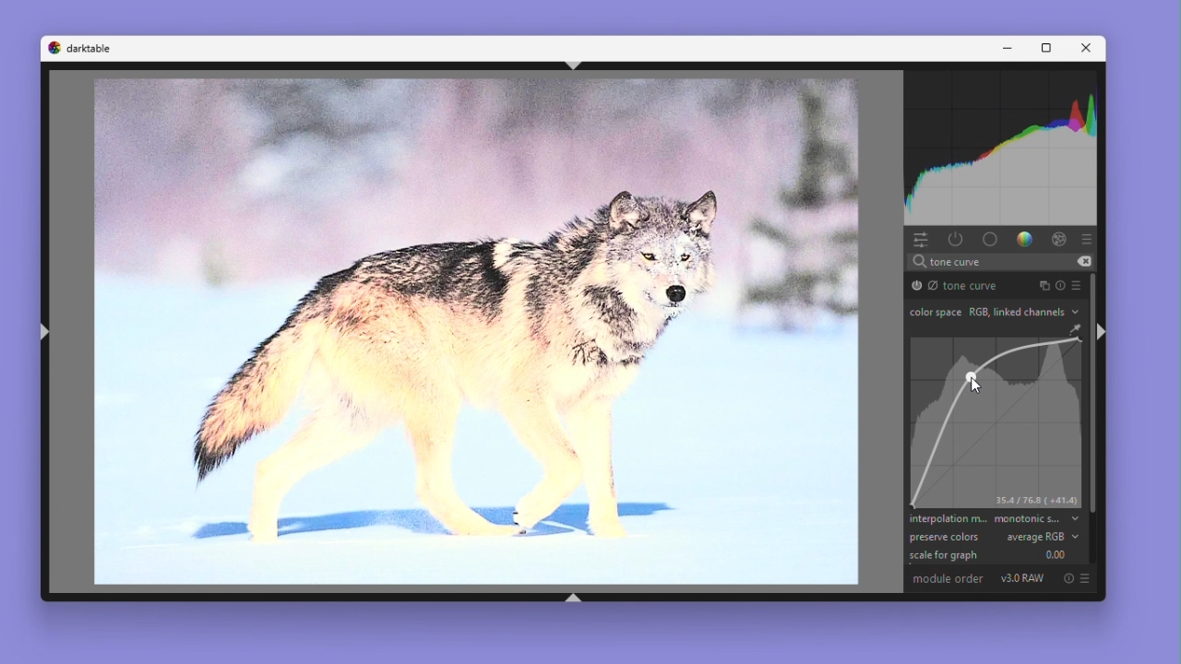  I want to click on Effect, so click(1056, 240).